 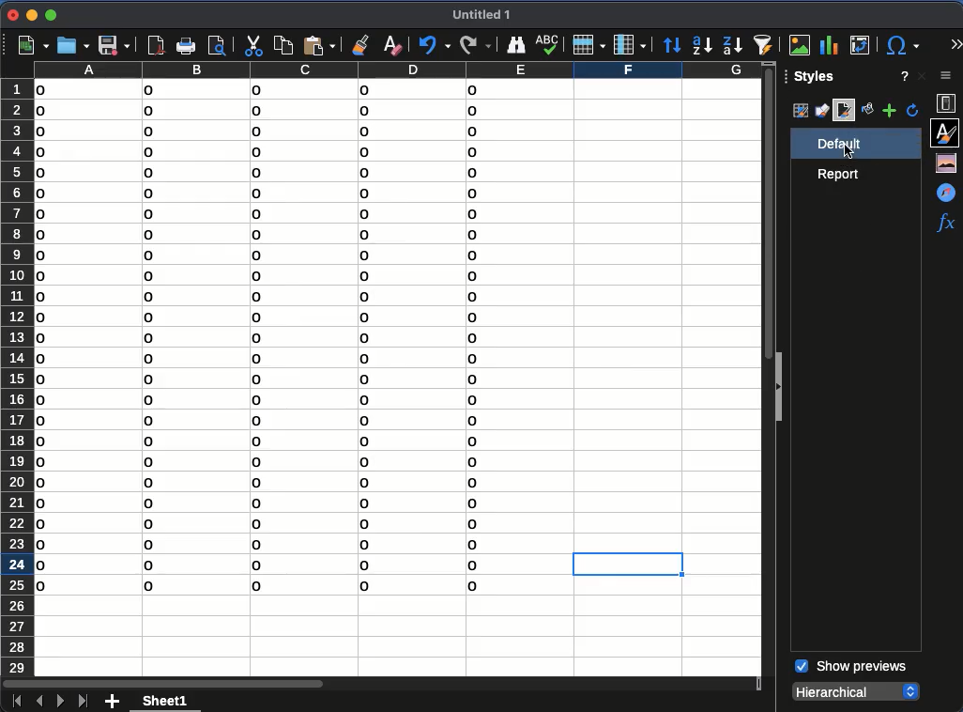 What do you see at coordinates (114, 702) in the screenshot?
I see `add` at bounding box center [114, 702].